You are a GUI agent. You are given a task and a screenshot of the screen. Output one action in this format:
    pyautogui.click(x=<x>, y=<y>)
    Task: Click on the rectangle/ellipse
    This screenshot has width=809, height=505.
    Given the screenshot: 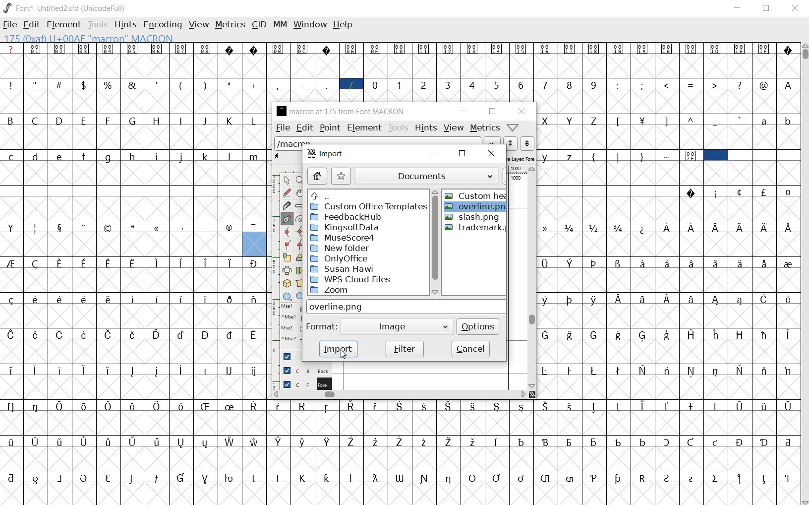 What is the action you would take?
    pyautogui.click(x=288, y=296)
    